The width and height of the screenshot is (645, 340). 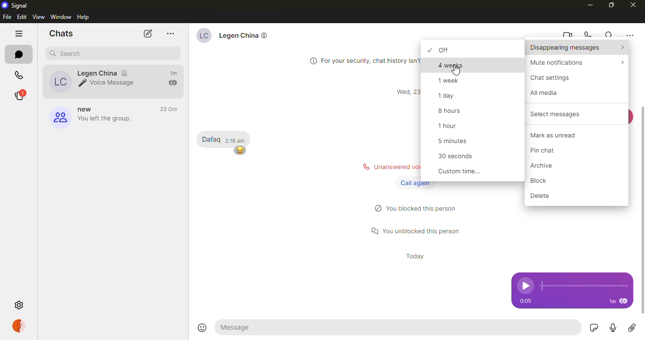 What do you see at coordinates (567, 35) in the screenshot?
I see `video call` at bounding box center [567, 35].